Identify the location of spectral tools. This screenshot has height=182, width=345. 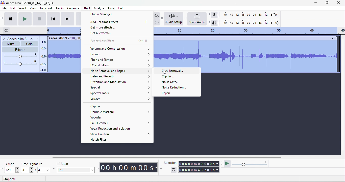
(120, 93).